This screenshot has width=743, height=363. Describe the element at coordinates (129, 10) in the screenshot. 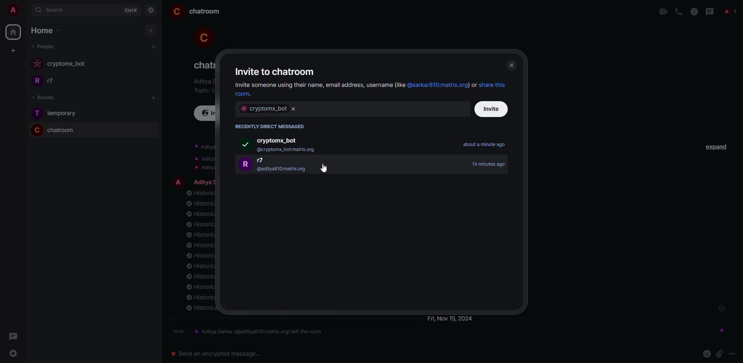

I see `ctrlK` at that location.